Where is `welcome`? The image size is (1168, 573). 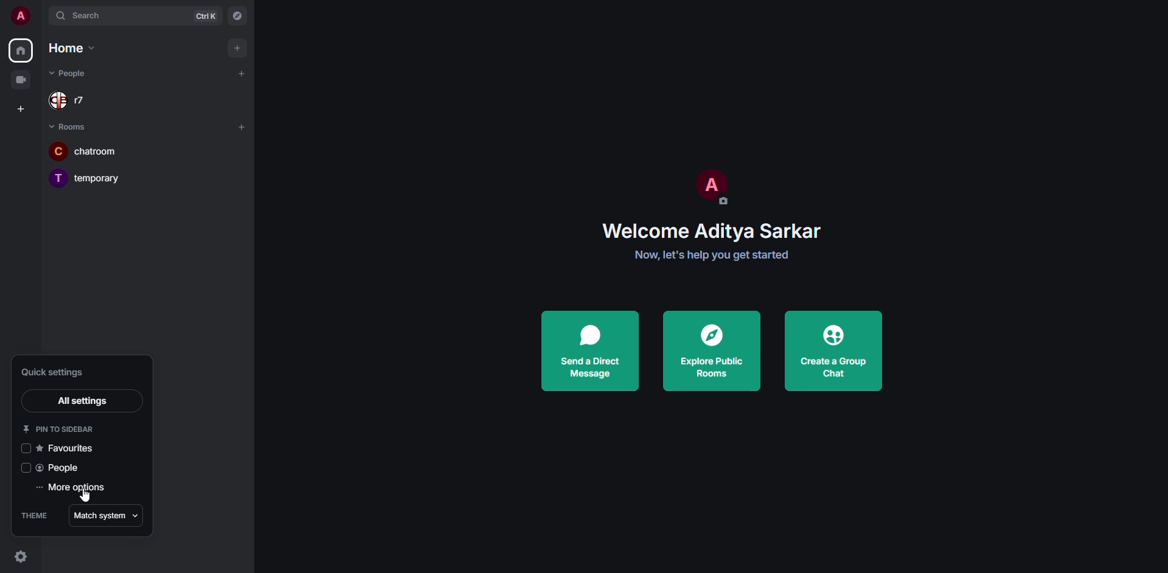 welcome is located at coordinates (711, 232).